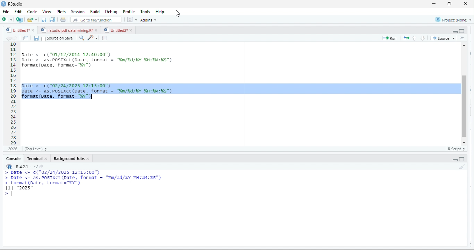 This screenshot has height=250, width=474. I want to click on 181, so click(12, 149).